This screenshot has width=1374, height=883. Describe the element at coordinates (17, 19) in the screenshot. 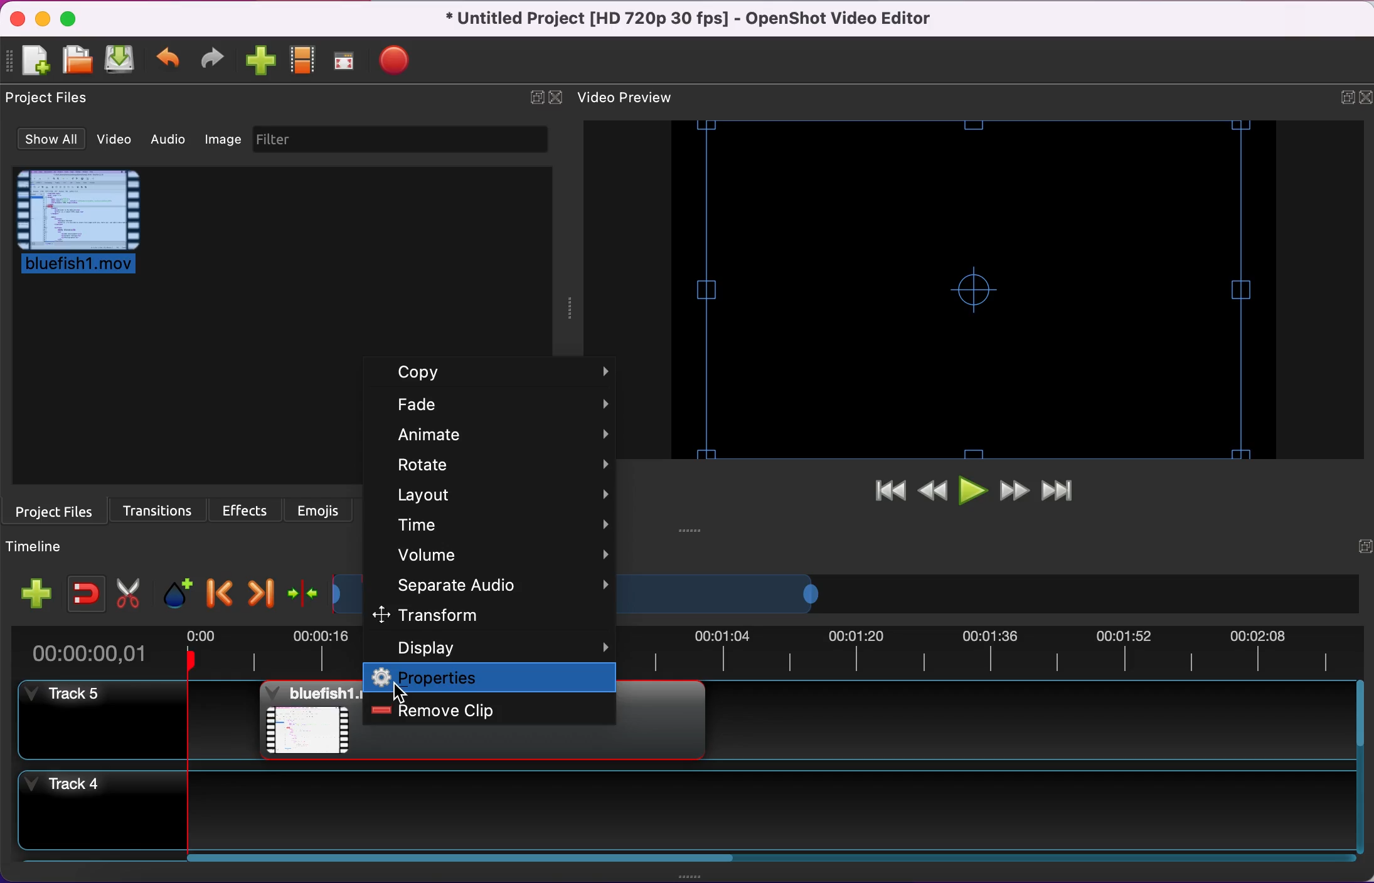

I see `close` at that location.